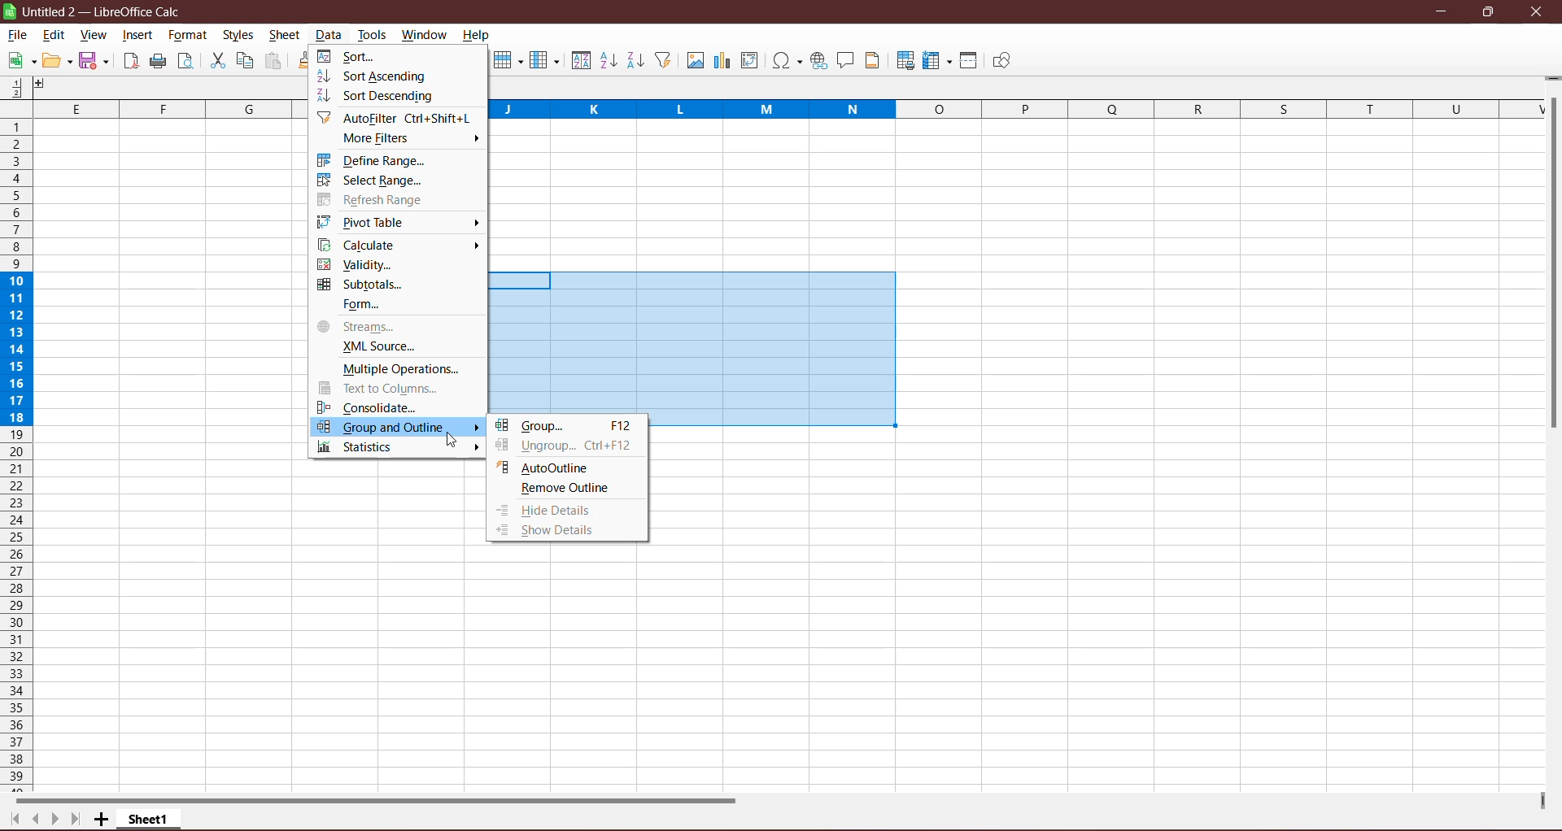  What do you see at coordinates (477, 37) in the screenshot?
I see `Help` at bounding box center [477, 37].